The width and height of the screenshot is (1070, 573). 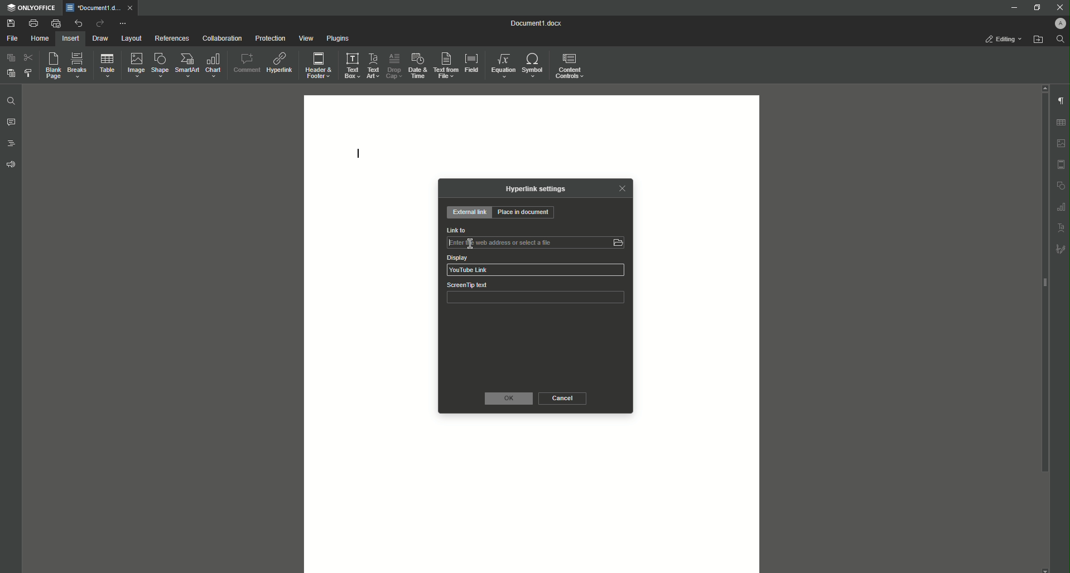 What do you see at coordinates (572, 66) in the screenshot?
I see `Content Controls` at bounding box center [572, 66].